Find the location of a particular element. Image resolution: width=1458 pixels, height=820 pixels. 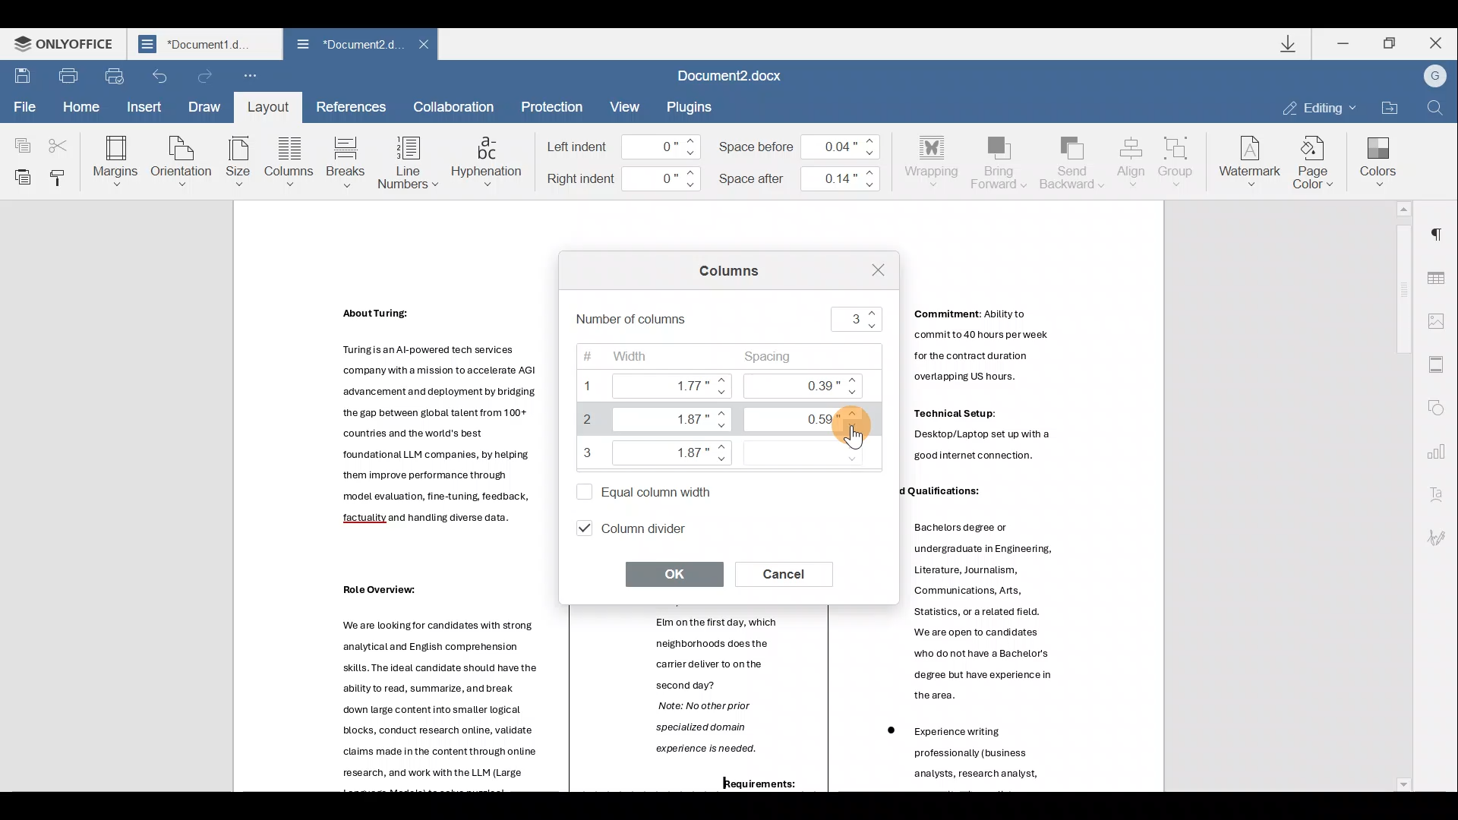

Undo is located at coordinates (159, 76).